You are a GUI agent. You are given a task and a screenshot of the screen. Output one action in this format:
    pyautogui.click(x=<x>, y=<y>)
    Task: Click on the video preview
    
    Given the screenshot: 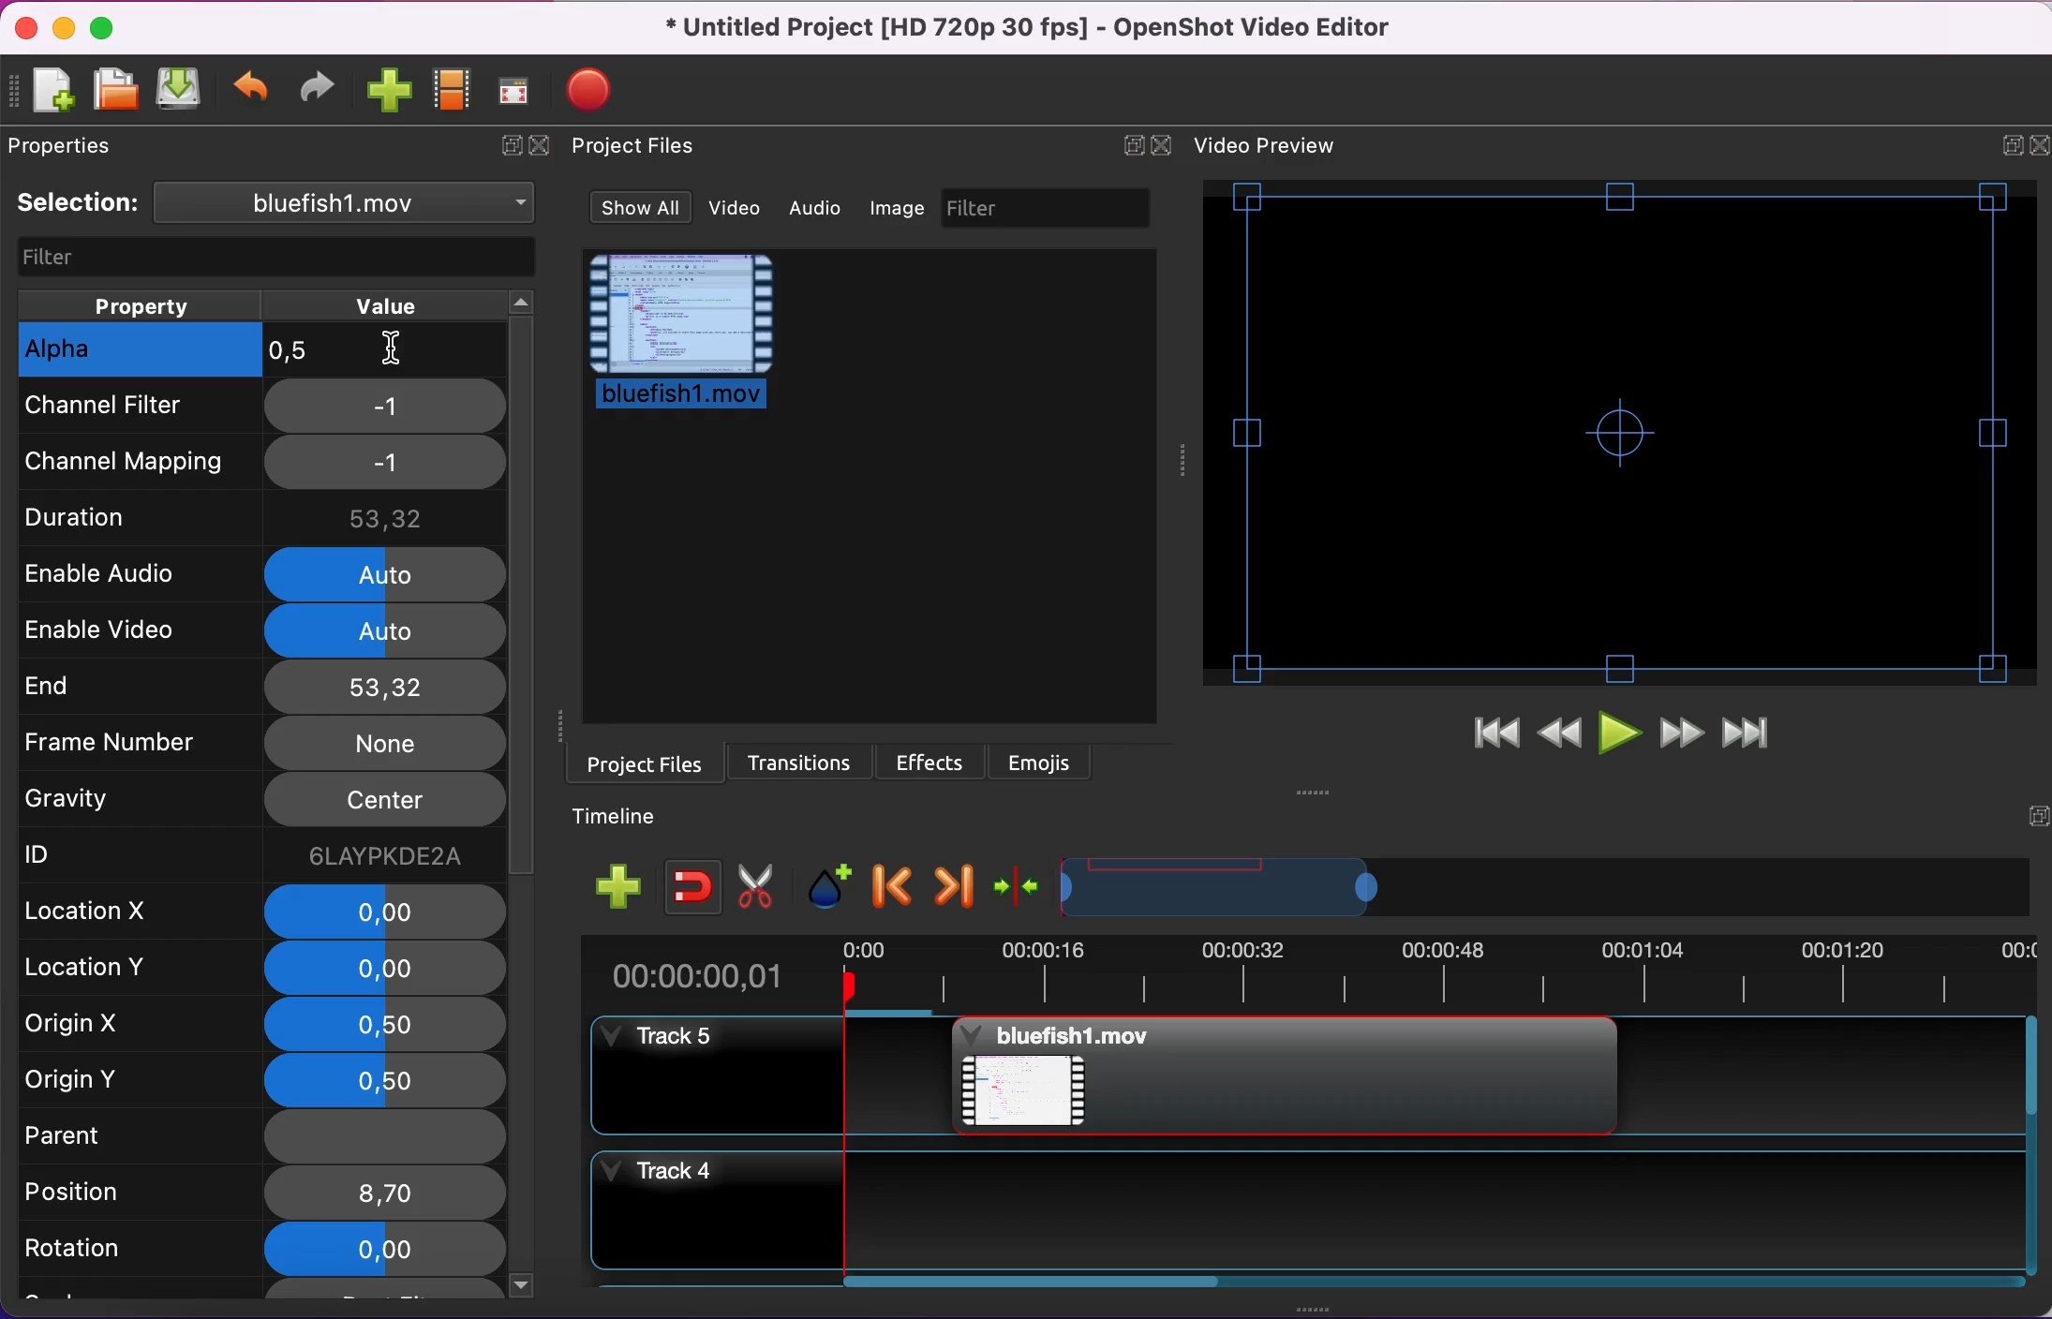 What is the action you would take?
    pyautogui.click(x=1622, y=430)
    